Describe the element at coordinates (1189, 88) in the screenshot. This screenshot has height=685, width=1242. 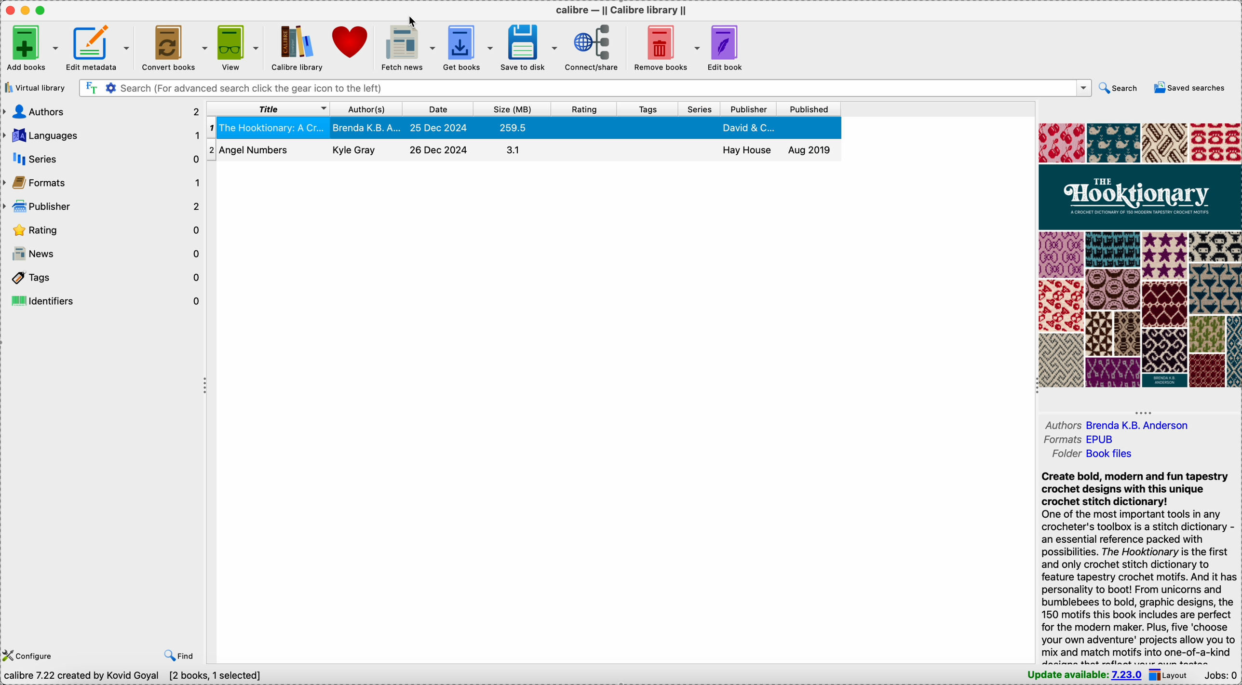
I see `saved searches` at that location.